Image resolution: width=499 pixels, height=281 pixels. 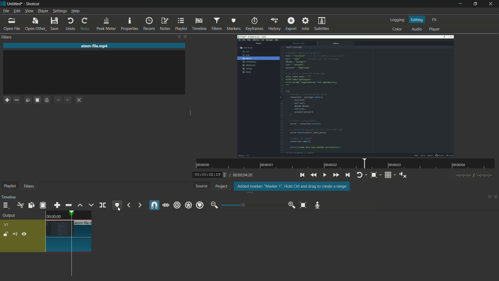 What do you see at coordinates (15, 4) in the screenshot?
I see `project name` at bounding box center [15, 4].